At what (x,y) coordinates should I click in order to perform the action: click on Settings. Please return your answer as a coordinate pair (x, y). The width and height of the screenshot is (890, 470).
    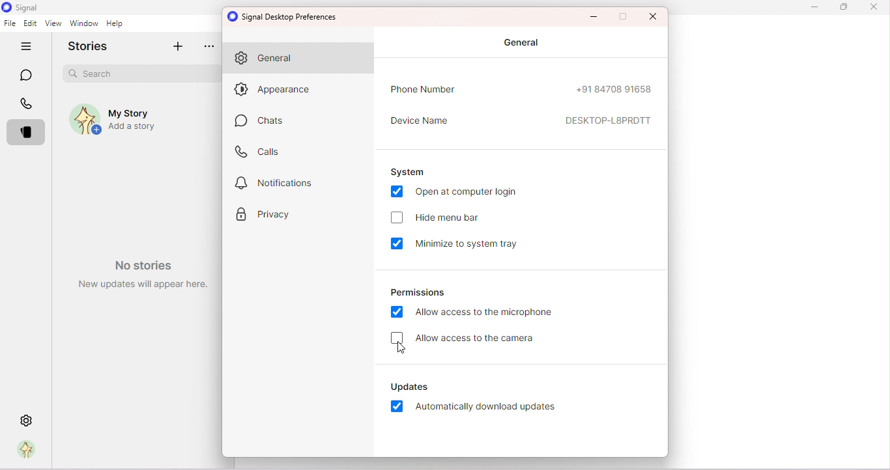
    Looking at the image, I should click on (26, 421).